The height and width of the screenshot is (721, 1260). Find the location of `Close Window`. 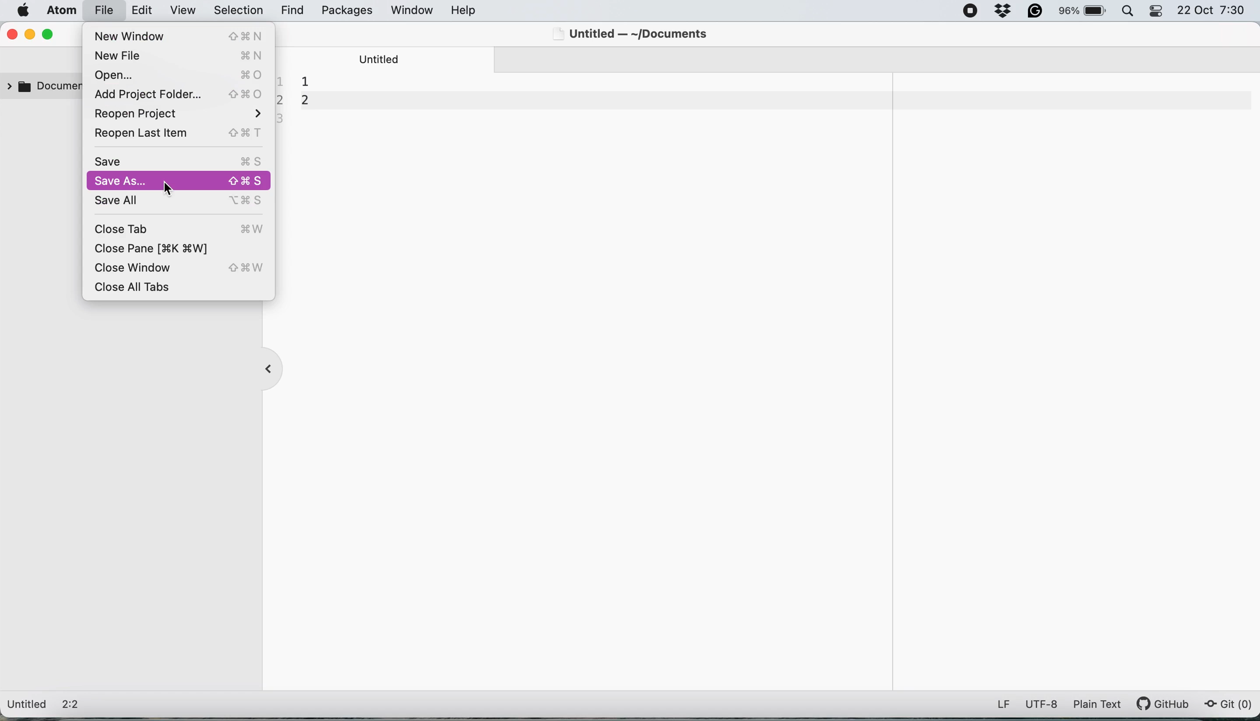

Close Window is located at coordinates (179, 267).